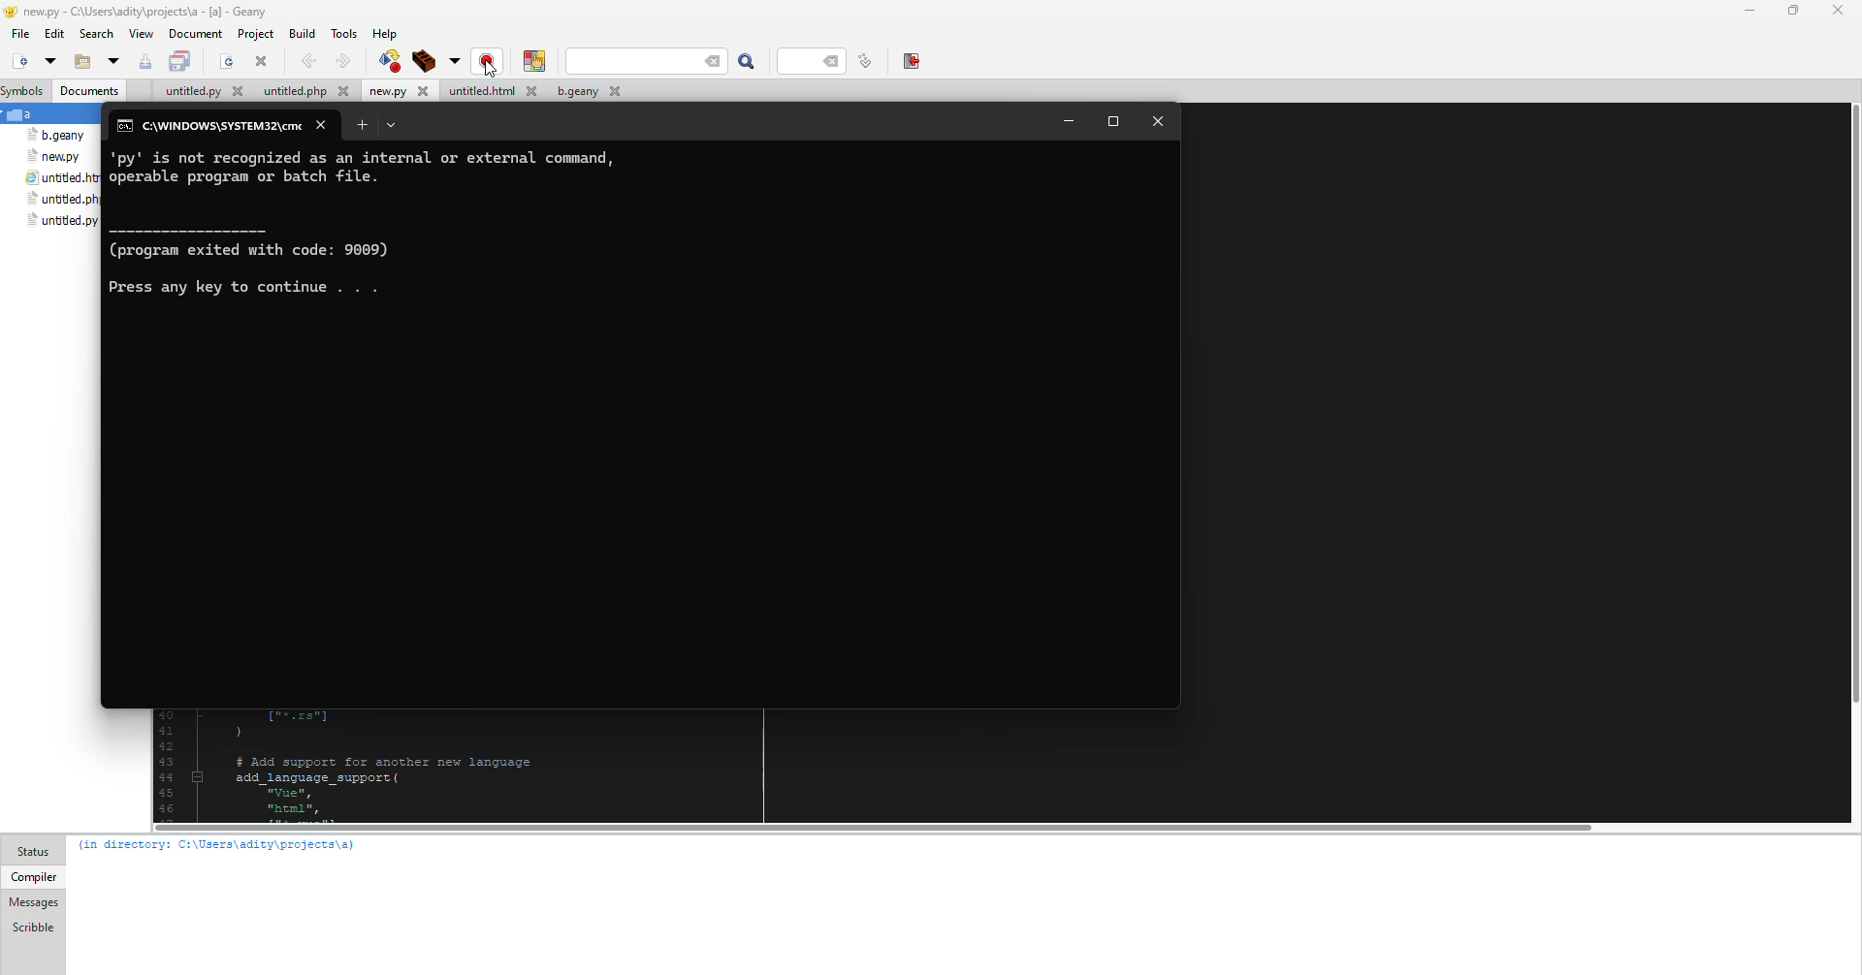 Image resolution: width=1862 pixels, height=975 pixels. What do you see at coordinates (257, 287) in the screenshot?
I see `press any key` at bounding box center [257, 287].